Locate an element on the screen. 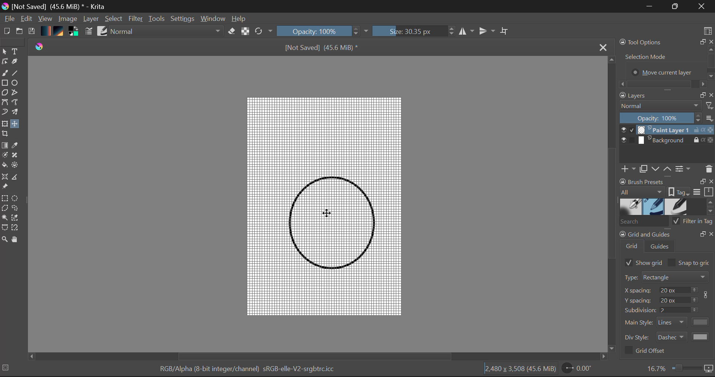 Image resolution: width=715 pixels, height=377 pixels. Gradient is located at coordinates (46, 31).